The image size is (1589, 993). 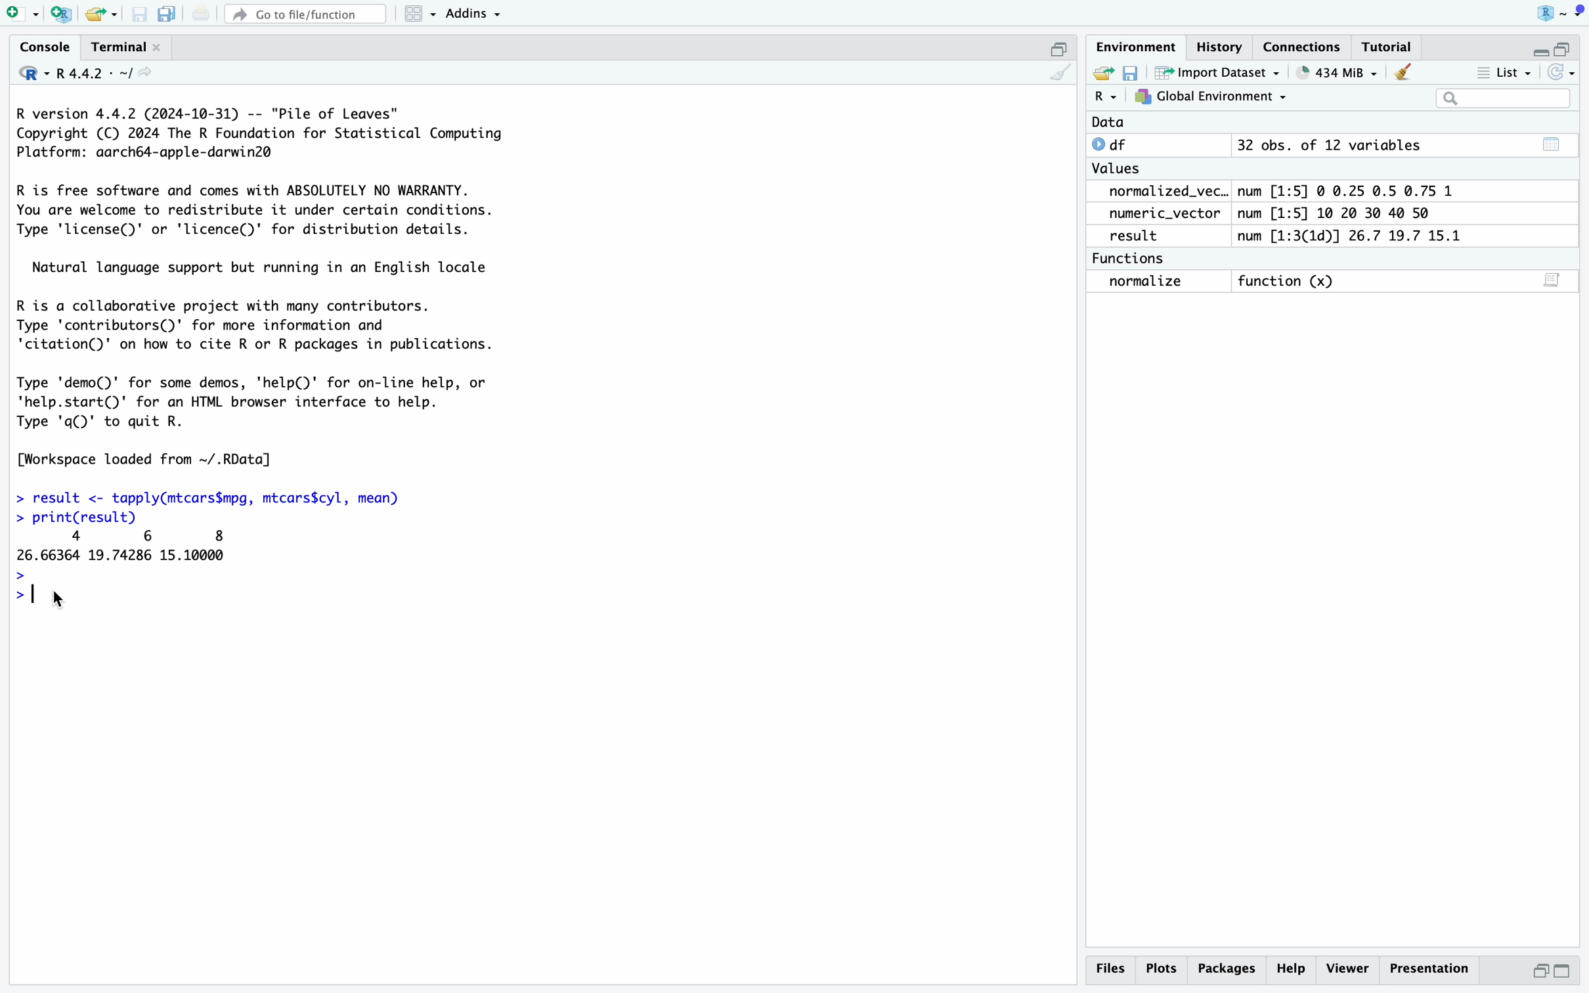 I want to click on R, so click(x=1108, y=96).